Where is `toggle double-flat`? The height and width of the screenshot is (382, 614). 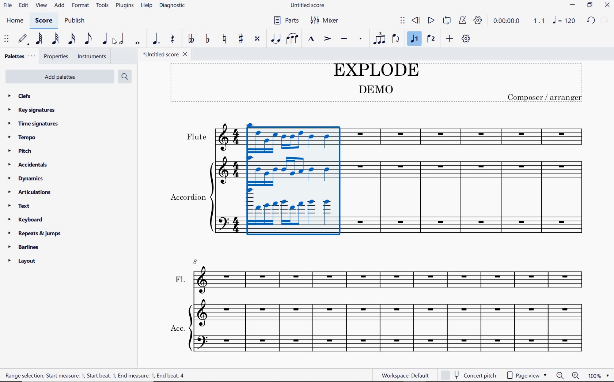 toggle double-flat is located at coordinates (190, 39).